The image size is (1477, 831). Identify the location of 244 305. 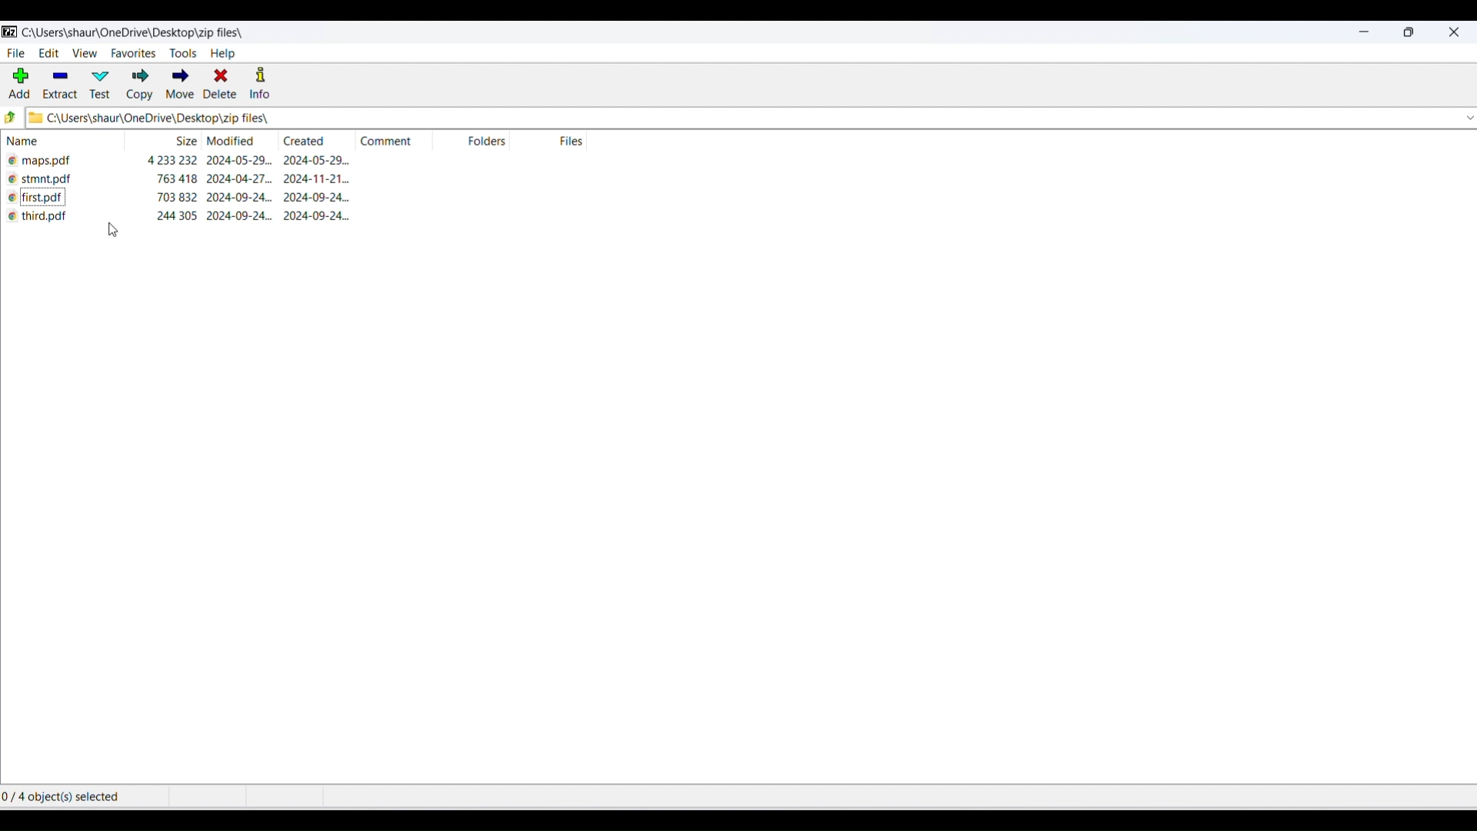
(172, 215).